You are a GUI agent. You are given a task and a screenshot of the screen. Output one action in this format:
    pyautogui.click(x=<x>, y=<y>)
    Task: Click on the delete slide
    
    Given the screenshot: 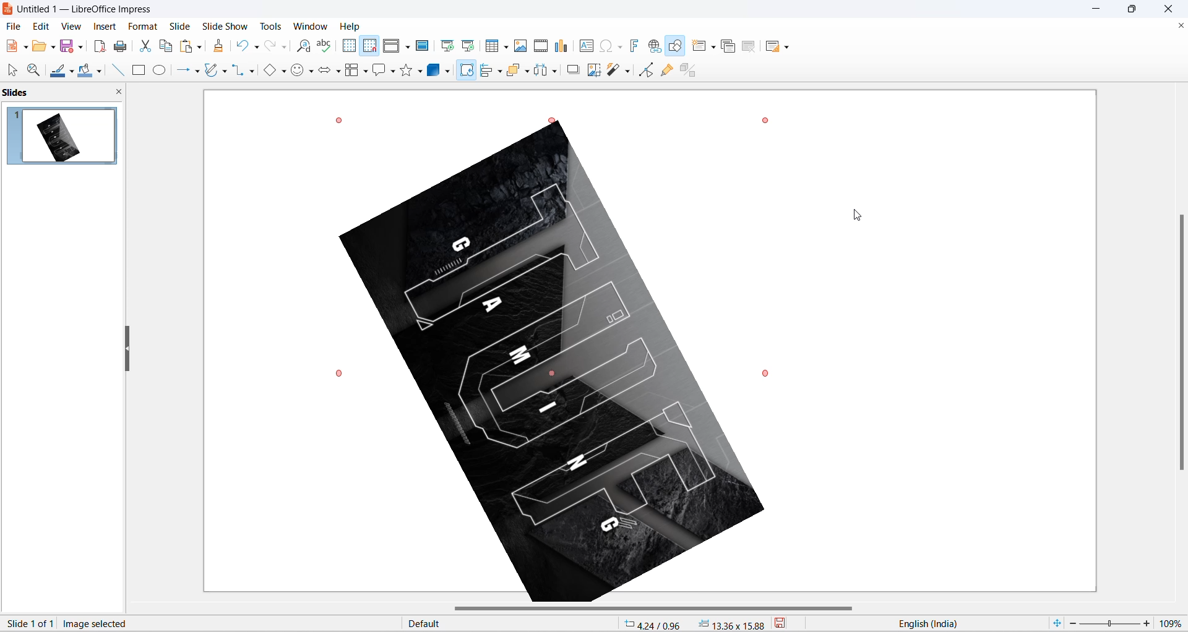 What is the action you would take?
    pyautogui.click(x=749, y=48)
    